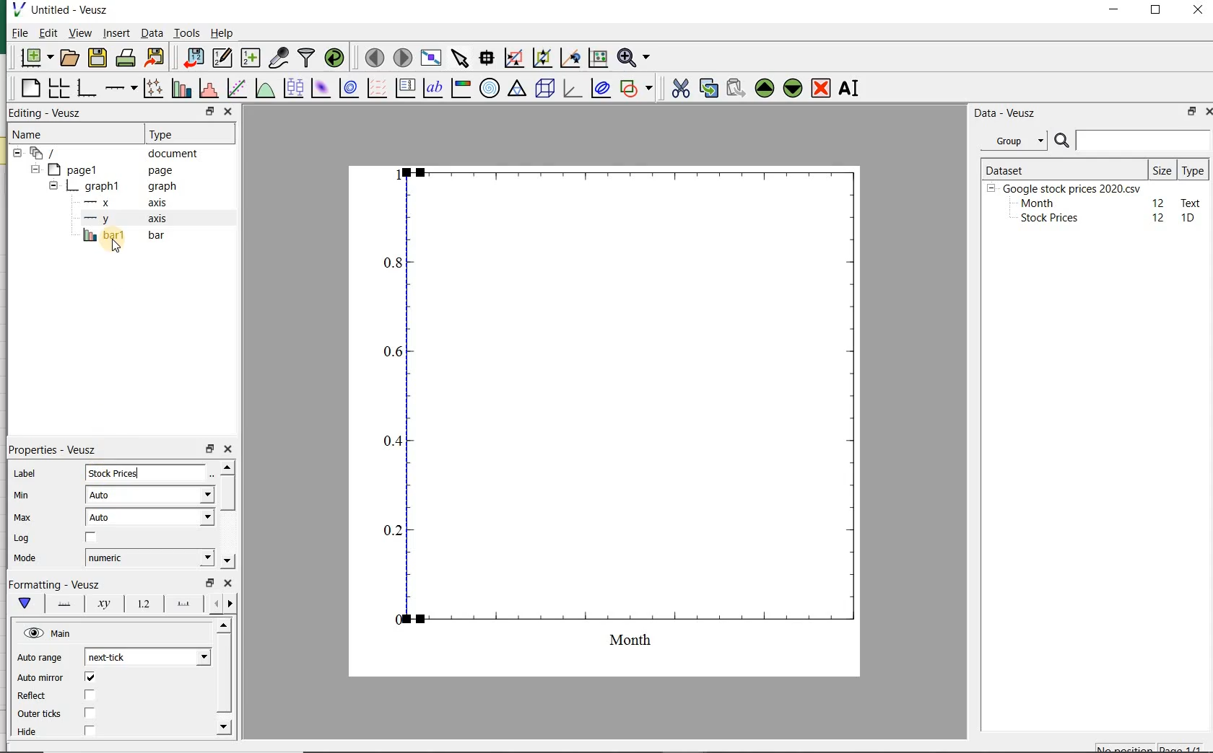  I want to click on close, so click(227, 111).